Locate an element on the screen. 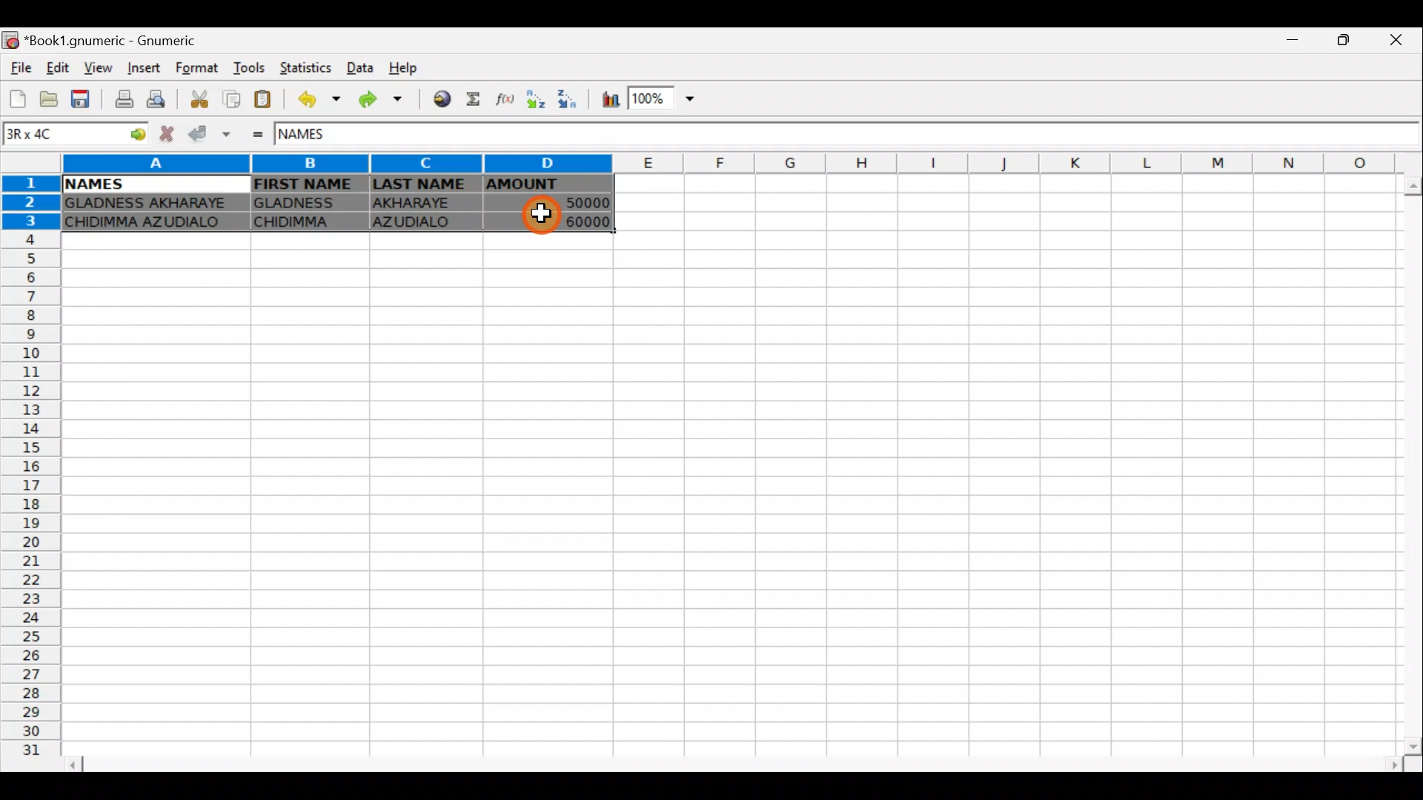 The image size is (1423, 800). Format is located at coordinates (201, 69).